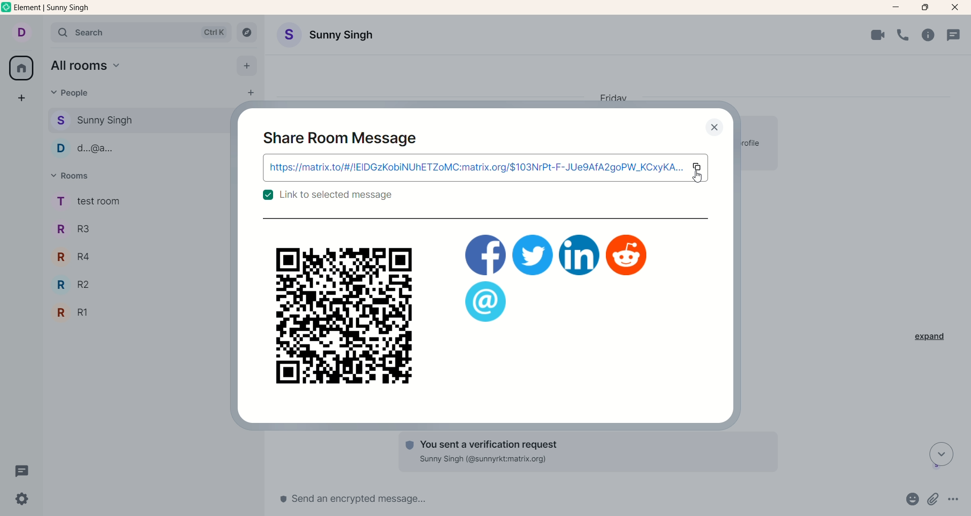 Image resolution: width=971 pixels, height=516 pixels. I want to click on element, so click(52, 9).